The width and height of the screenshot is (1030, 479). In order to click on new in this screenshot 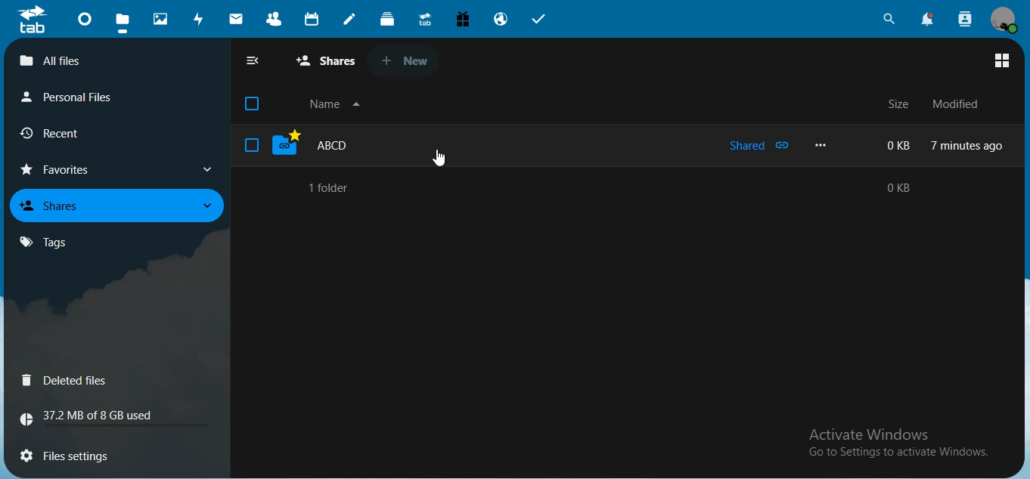, I will do `click(408, 58)`.